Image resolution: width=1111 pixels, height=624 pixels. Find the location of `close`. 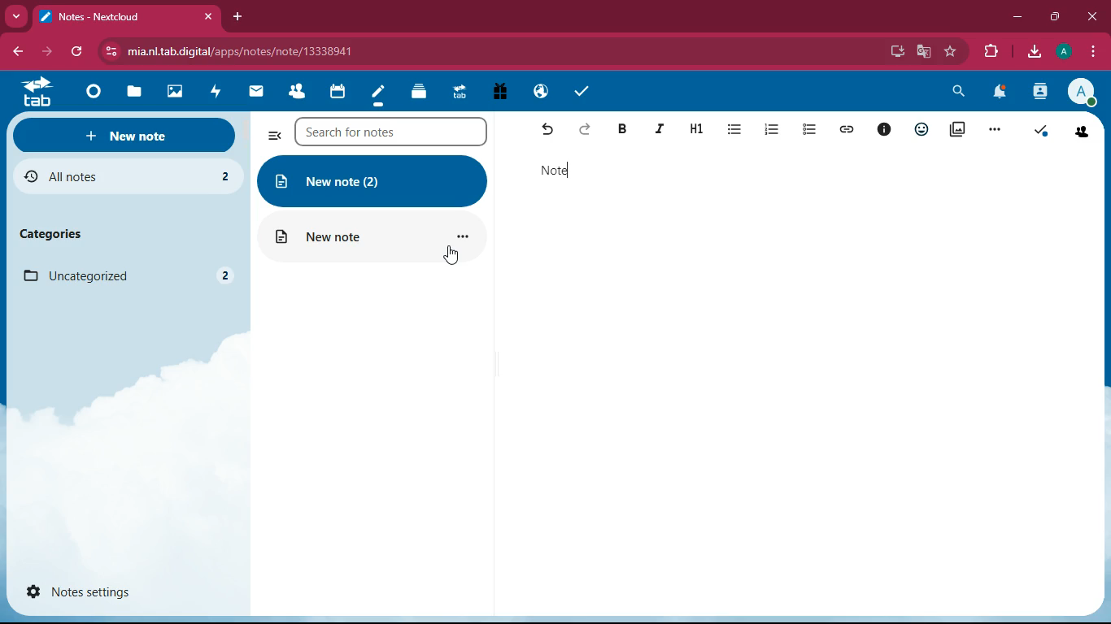

close is located at coordinates (210, 17).